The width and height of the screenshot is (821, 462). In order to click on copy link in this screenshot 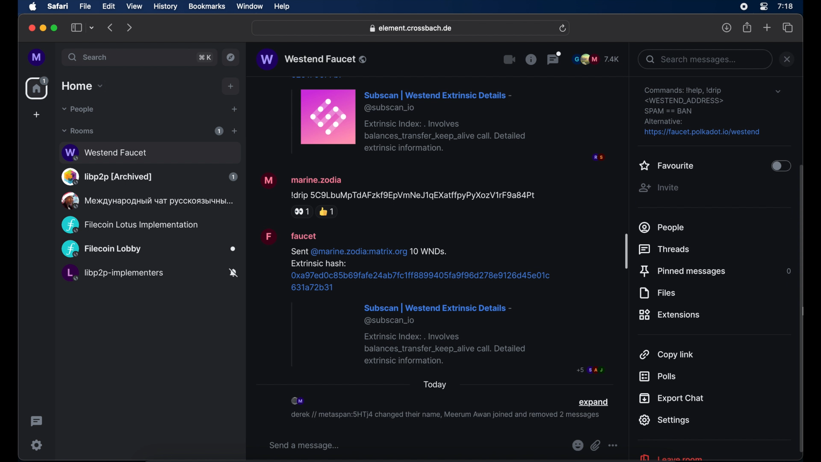, I will do `click(667, 354)`.